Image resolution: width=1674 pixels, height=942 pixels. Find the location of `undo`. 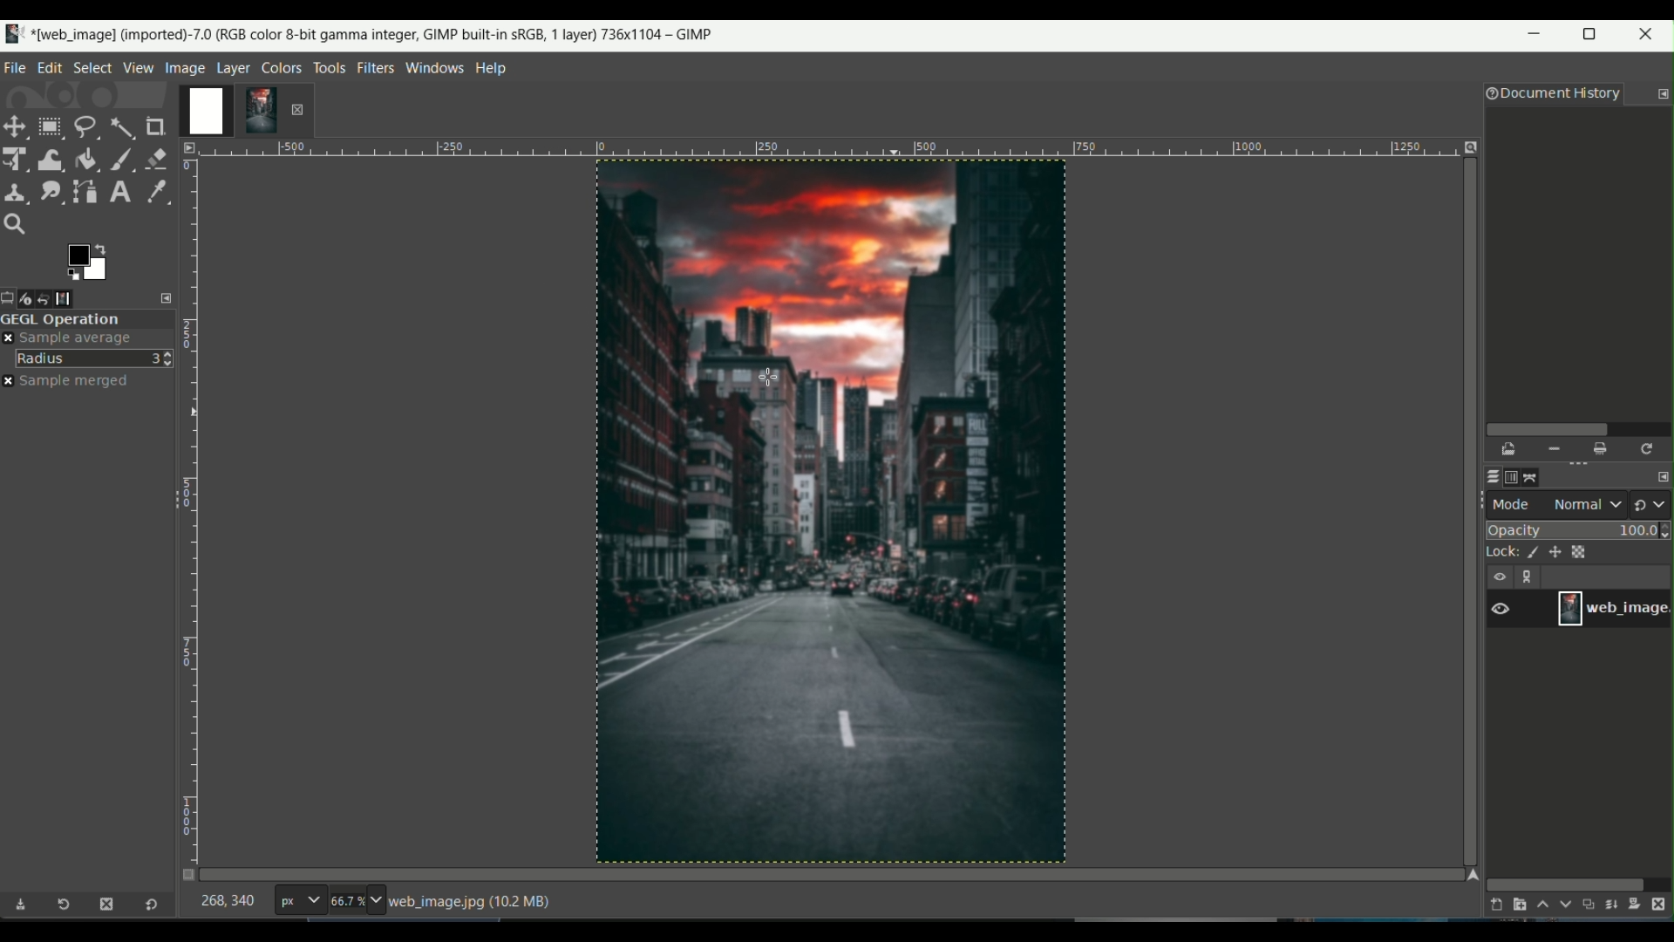

undo is located at coordinates (54, 297).